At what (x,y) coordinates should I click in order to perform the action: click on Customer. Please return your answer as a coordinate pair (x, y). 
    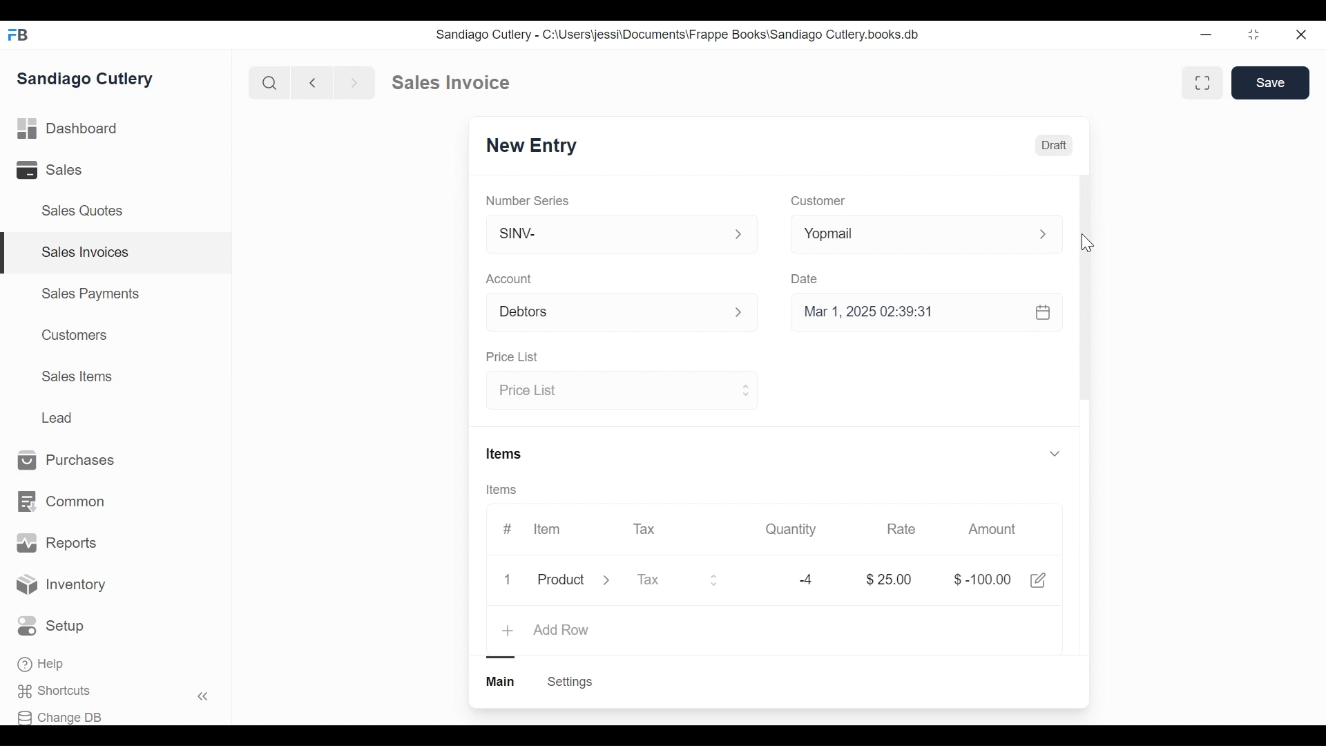
    Looking at the image, I should click on (820, 200).